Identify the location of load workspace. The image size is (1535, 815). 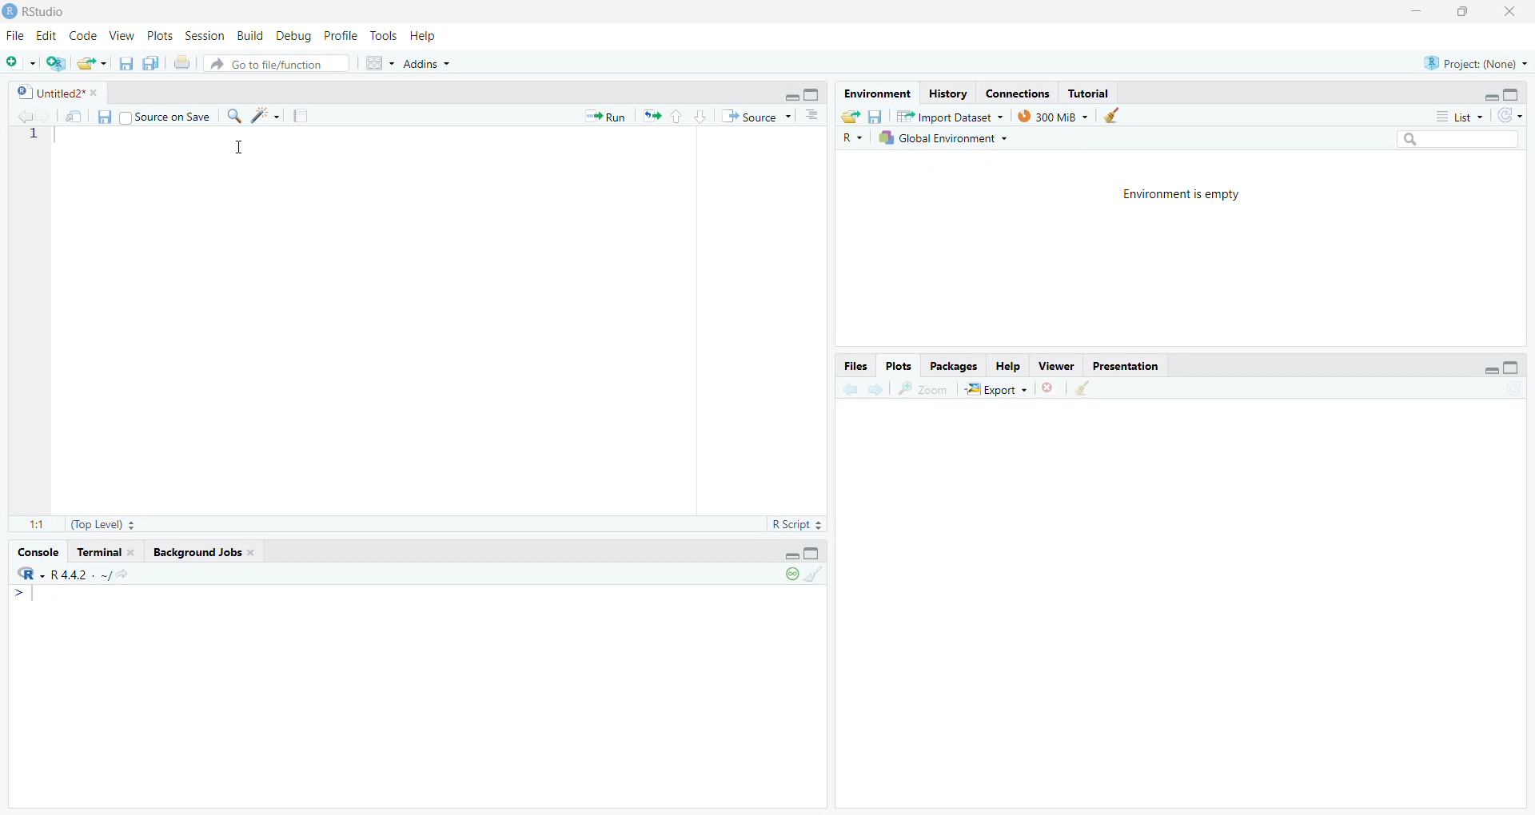
(851, 117).